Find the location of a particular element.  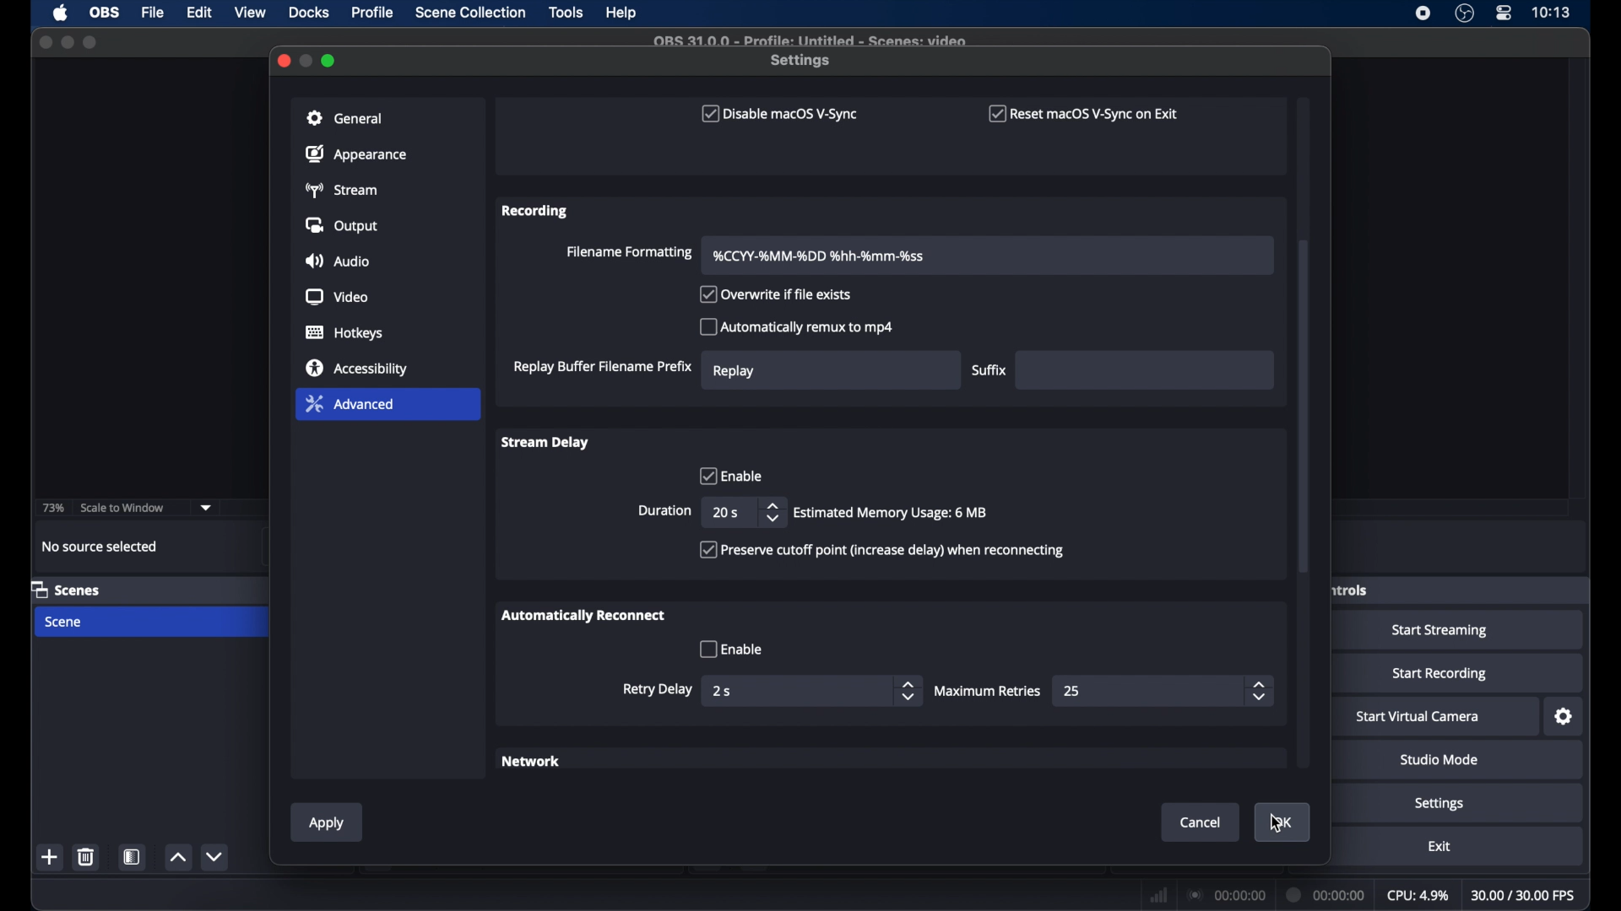

apple icon is located at coordinates (61, 13).